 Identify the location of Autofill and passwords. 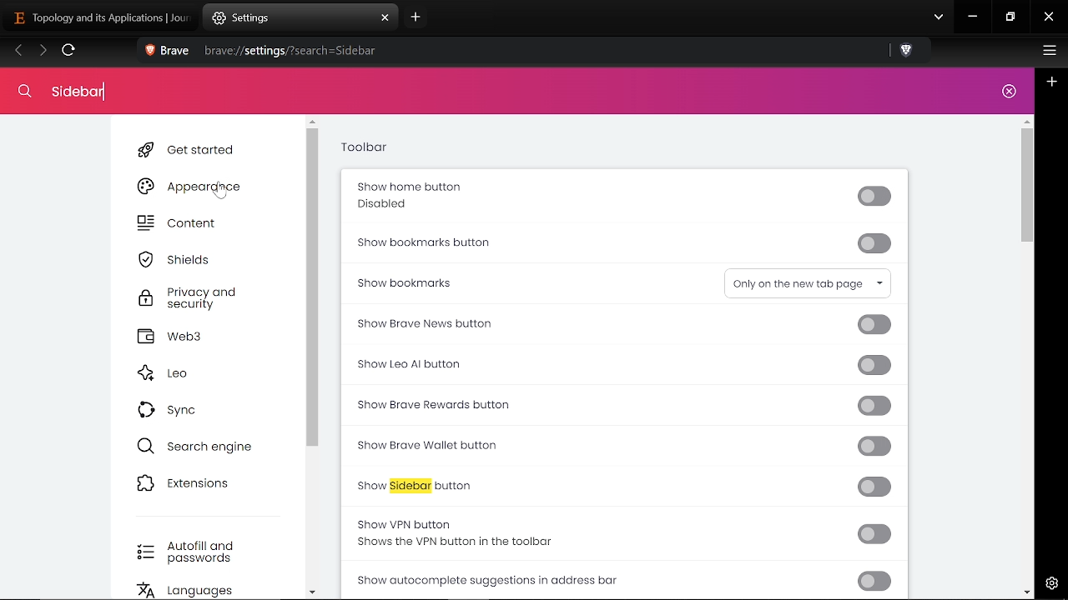
(192, 552).